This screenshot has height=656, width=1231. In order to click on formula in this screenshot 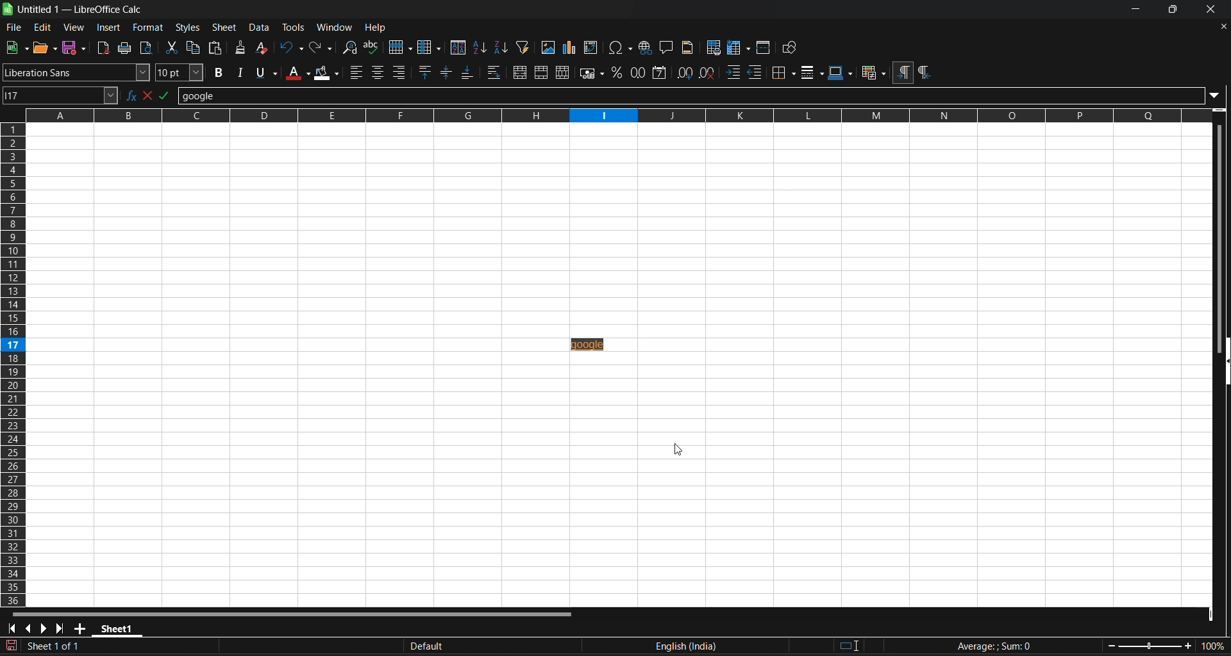, I will do `click(993, 646)`.